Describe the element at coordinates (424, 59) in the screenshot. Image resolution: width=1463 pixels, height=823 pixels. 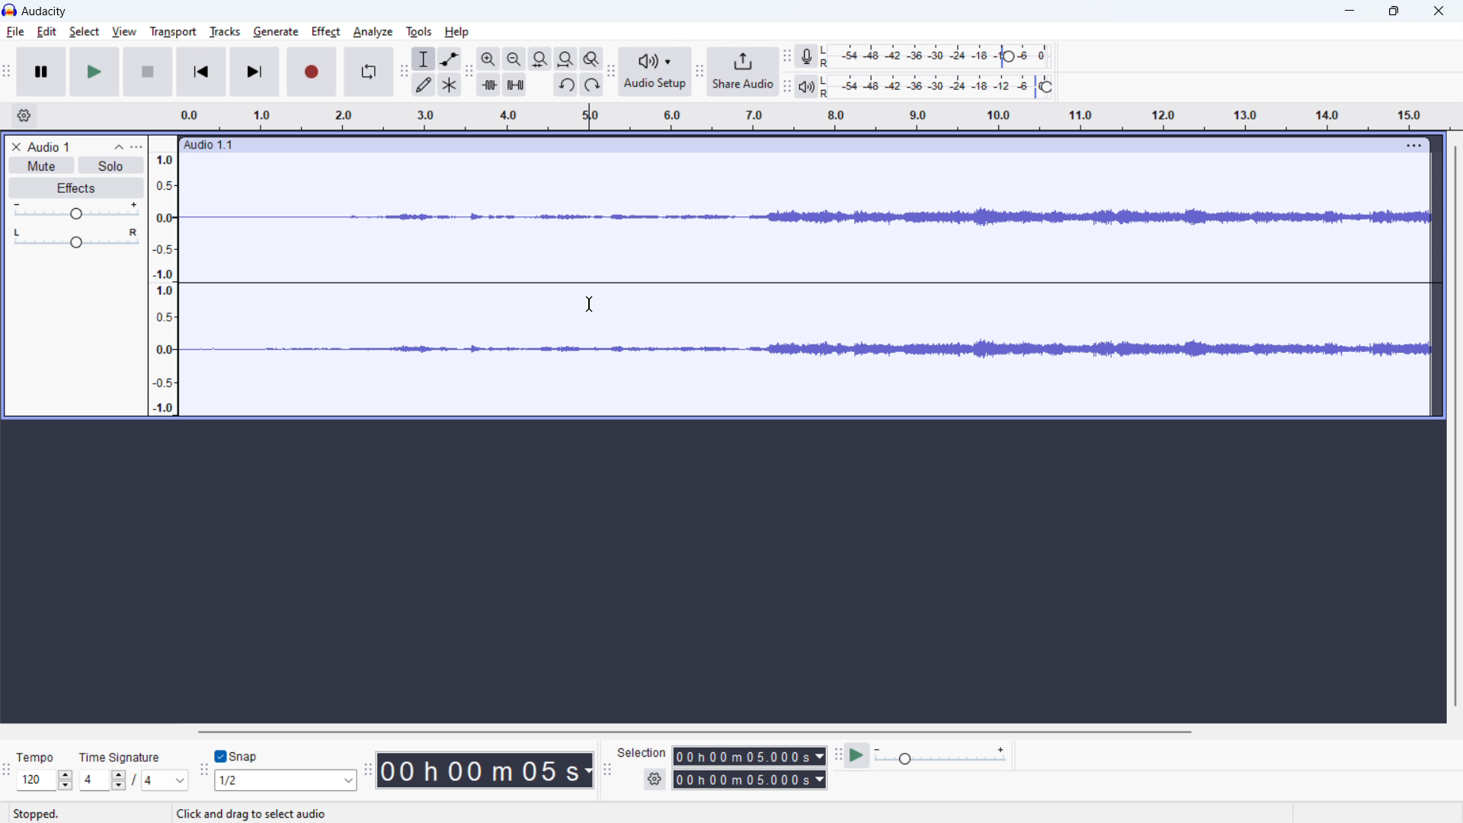
I see `selection tool` at that location.